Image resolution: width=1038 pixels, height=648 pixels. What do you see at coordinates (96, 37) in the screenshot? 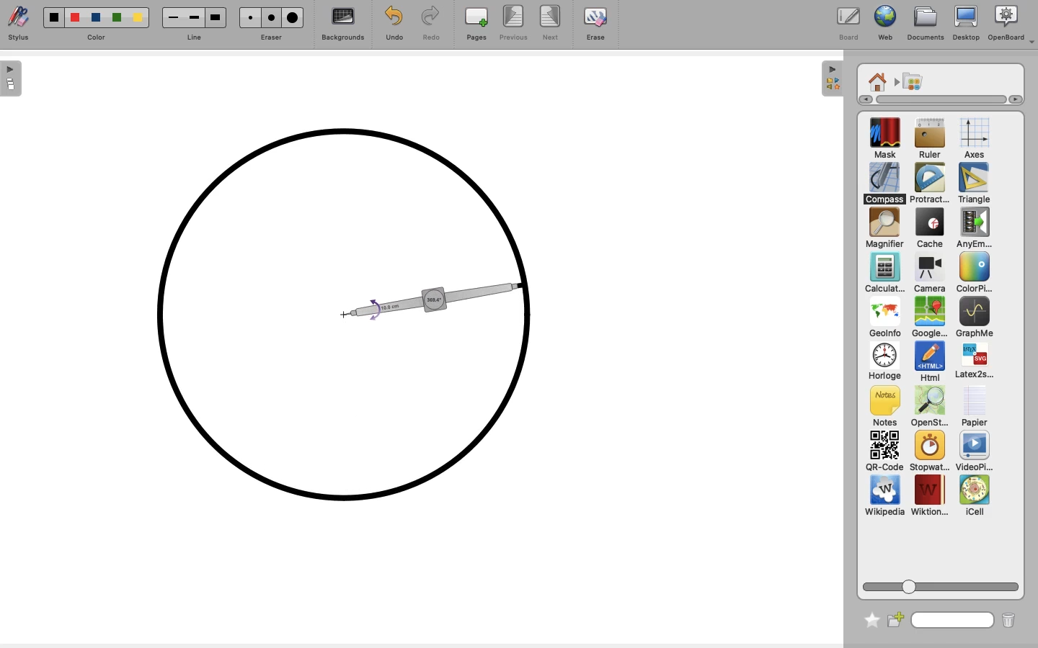
I see `color` at bounding box center [96, 37].